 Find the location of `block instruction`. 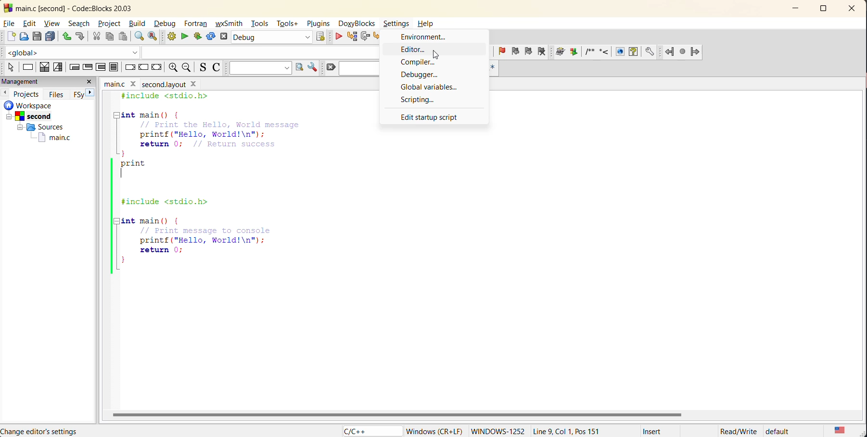

block instruction is located at coordinates (115, 67).